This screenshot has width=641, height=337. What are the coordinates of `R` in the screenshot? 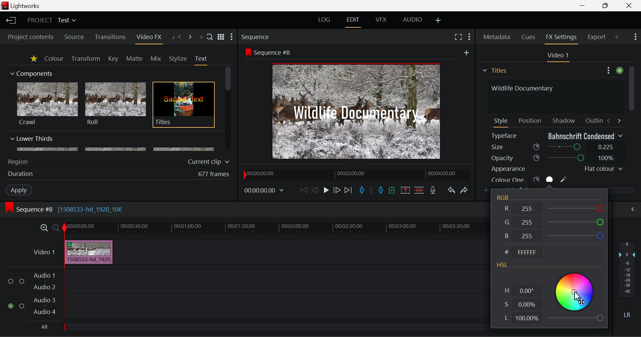 It's located at (555, 208).